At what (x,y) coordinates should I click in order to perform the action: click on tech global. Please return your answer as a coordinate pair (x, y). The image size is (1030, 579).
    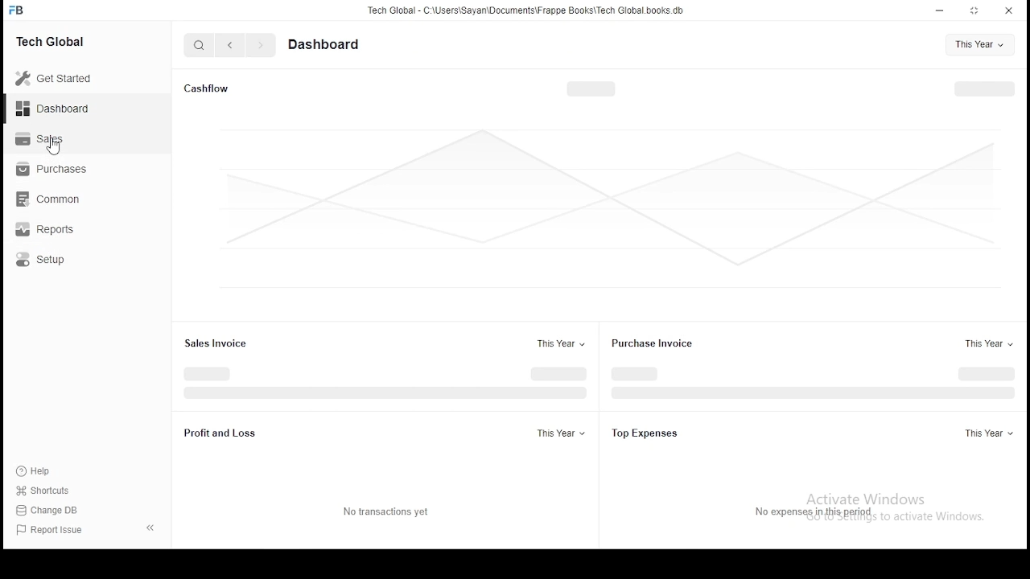
    Looking at the image, I should click on (54, 40).